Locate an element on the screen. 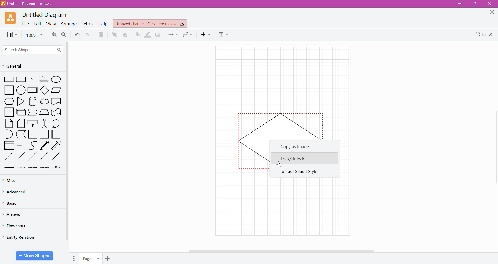 The image size is (498, 264).  is located at coordinates (75, 258).